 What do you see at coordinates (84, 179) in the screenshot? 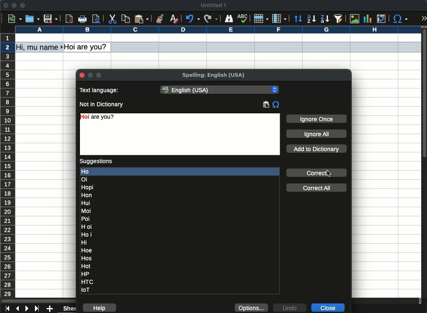
I see `Oi` at bounding box center [84, 179].